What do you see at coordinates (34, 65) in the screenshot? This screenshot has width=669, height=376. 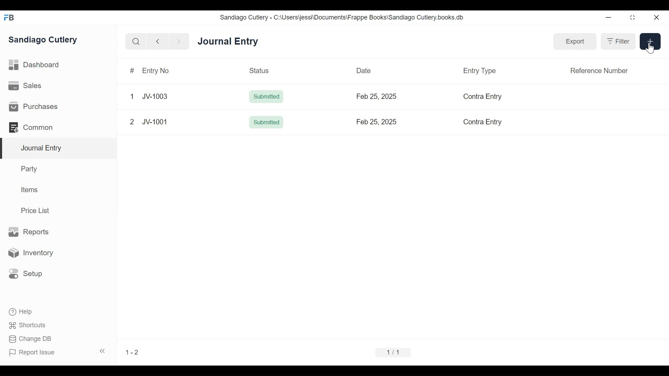 I see `Dashboard` at bounding box center [34, 65].